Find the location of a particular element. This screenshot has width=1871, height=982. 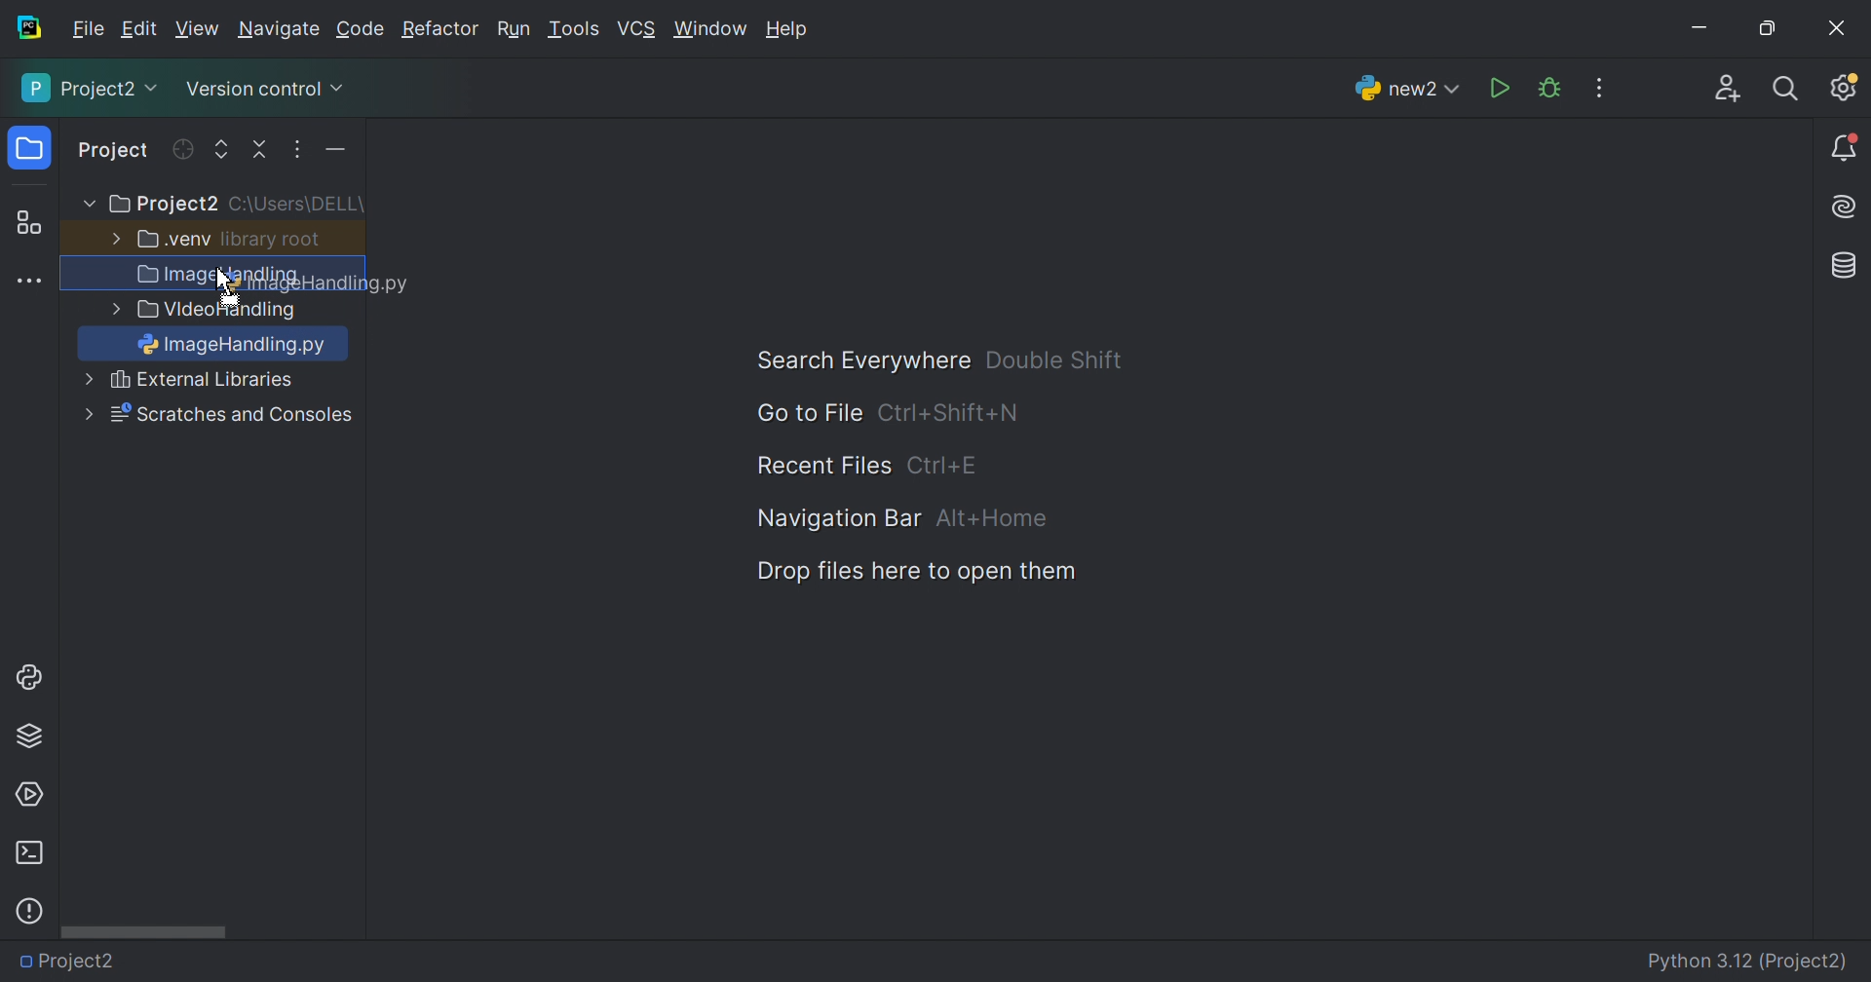

Project2 is located at coordinates (92, 88).